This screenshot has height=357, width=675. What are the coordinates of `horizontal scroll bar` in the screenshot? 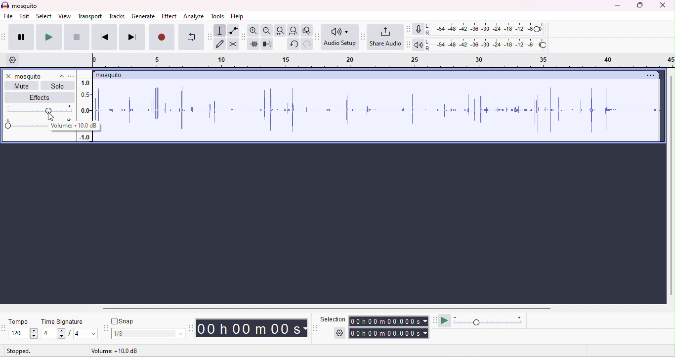 It's located at (323, 308).